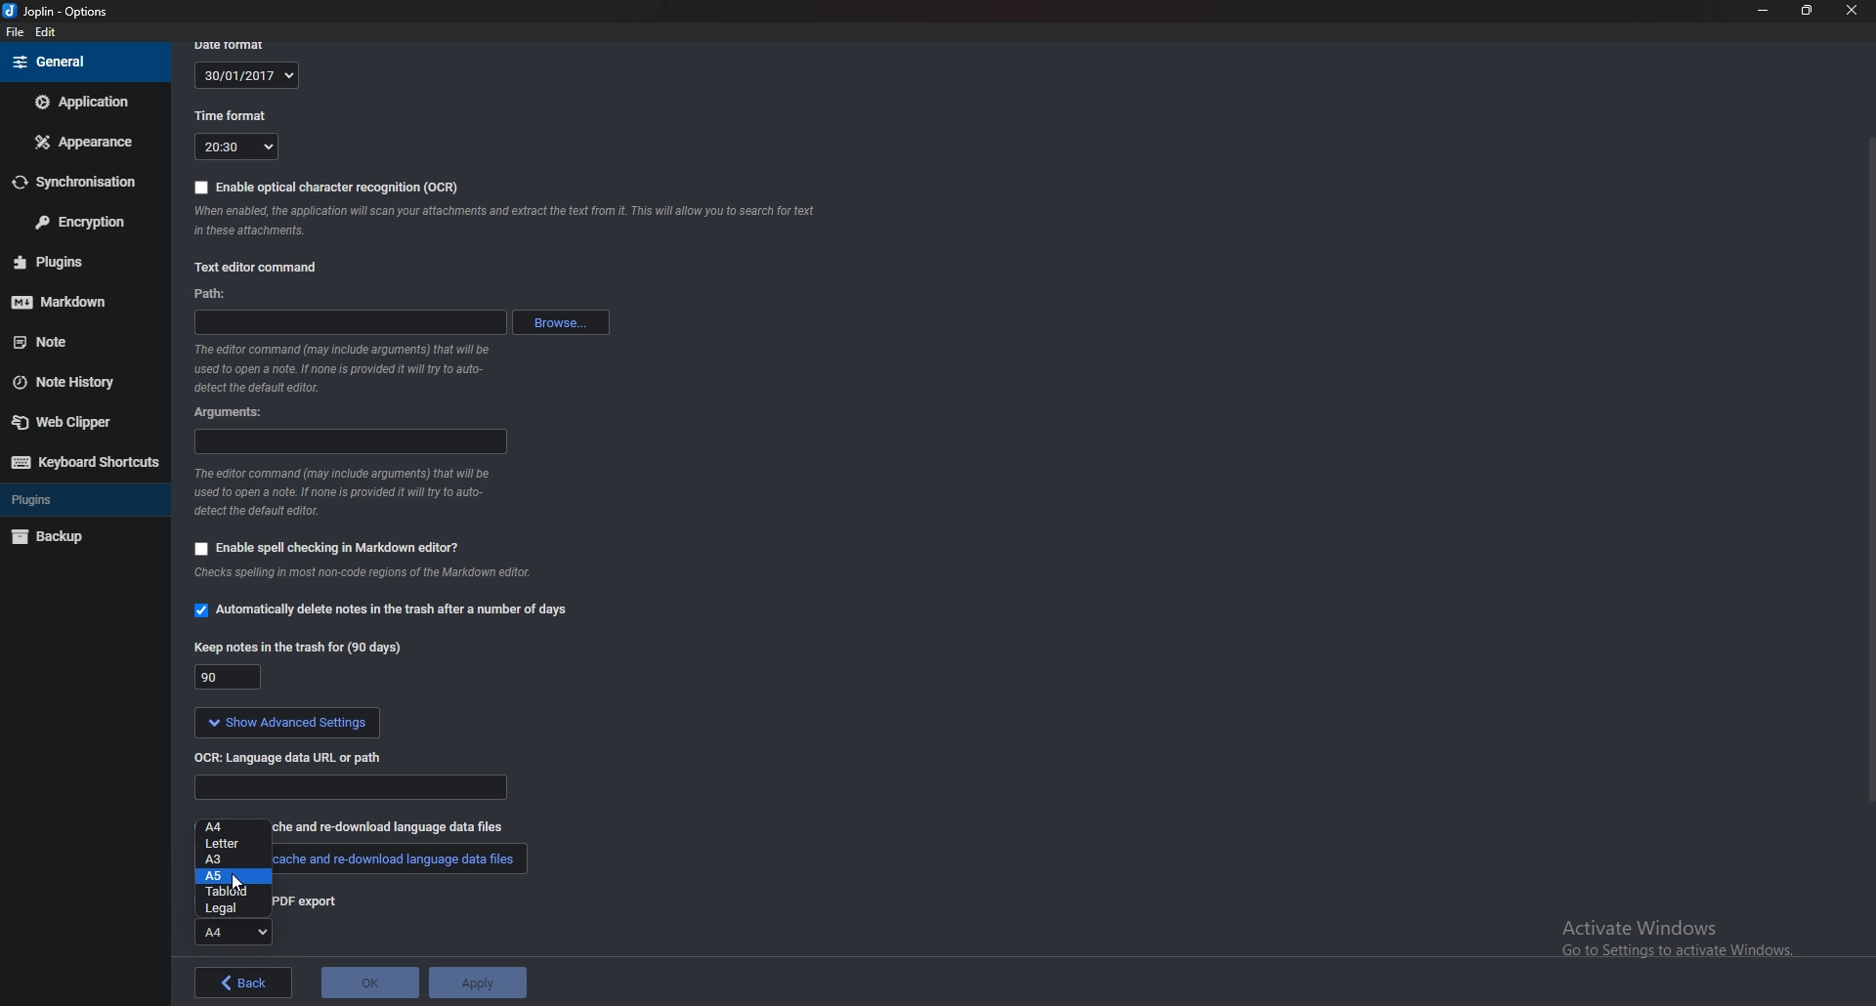 This screenshot has width=1876, height=1006. What do you see at coordinates (327, 548) in the screenshot?
I see `Enable spell checking` at bounding box center [327, 548].